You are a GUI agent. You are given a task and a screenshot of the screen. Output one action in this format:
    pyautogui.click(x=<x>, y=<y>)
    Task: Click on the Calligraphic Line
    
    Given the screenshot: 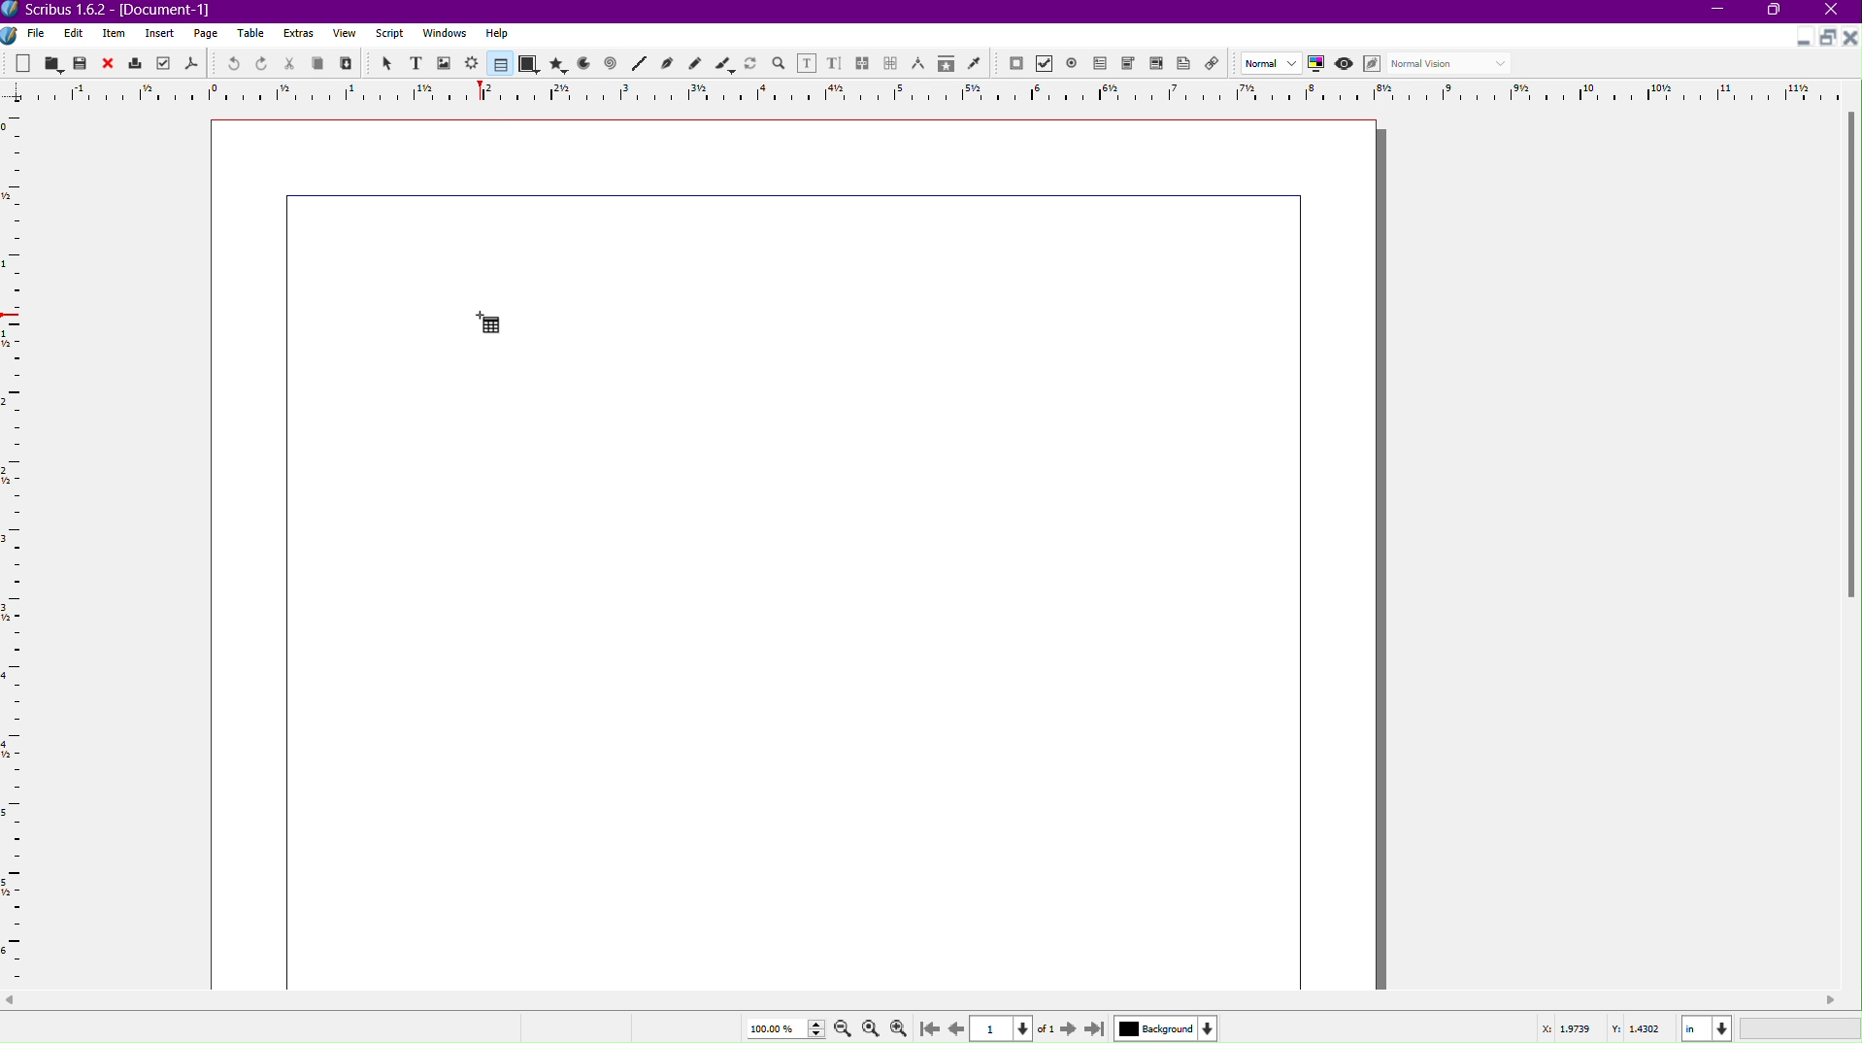 What is the action you would take?
    pyautogui.click(x=723, y=62)
    